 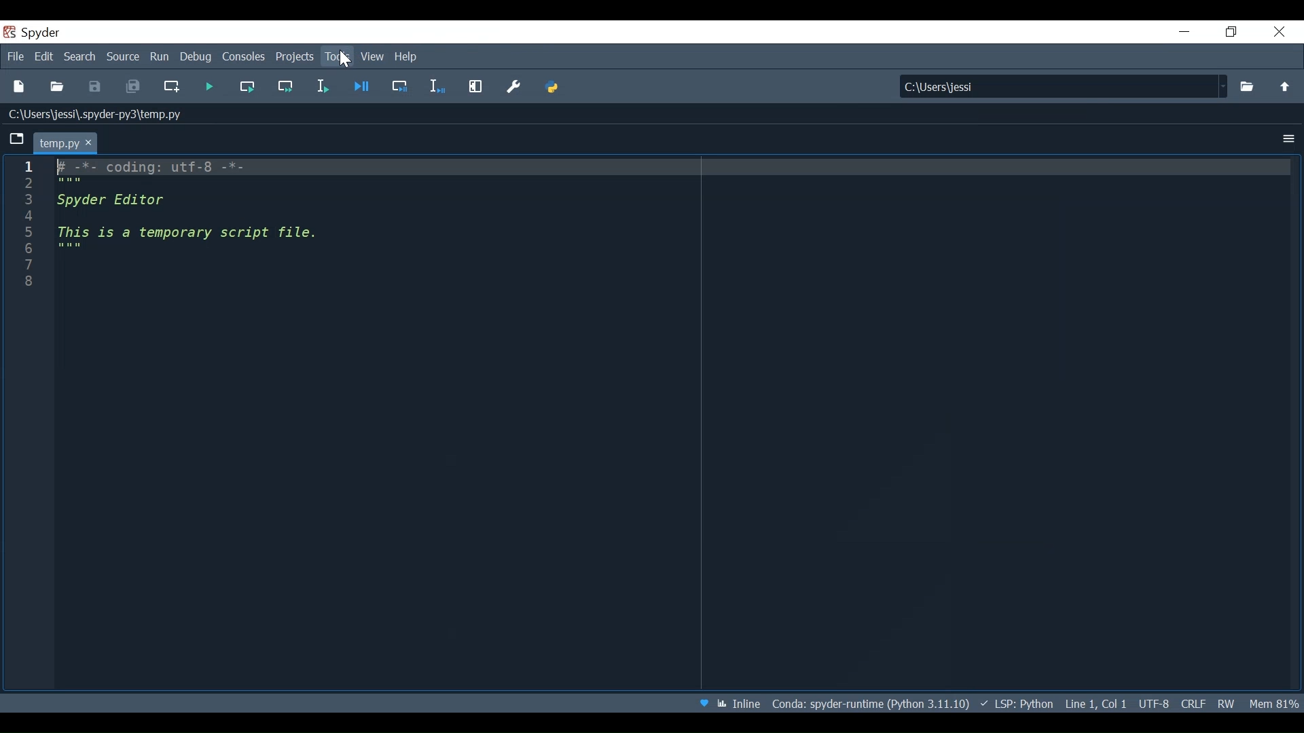 I want to click on File, so click(x=17, y=56).